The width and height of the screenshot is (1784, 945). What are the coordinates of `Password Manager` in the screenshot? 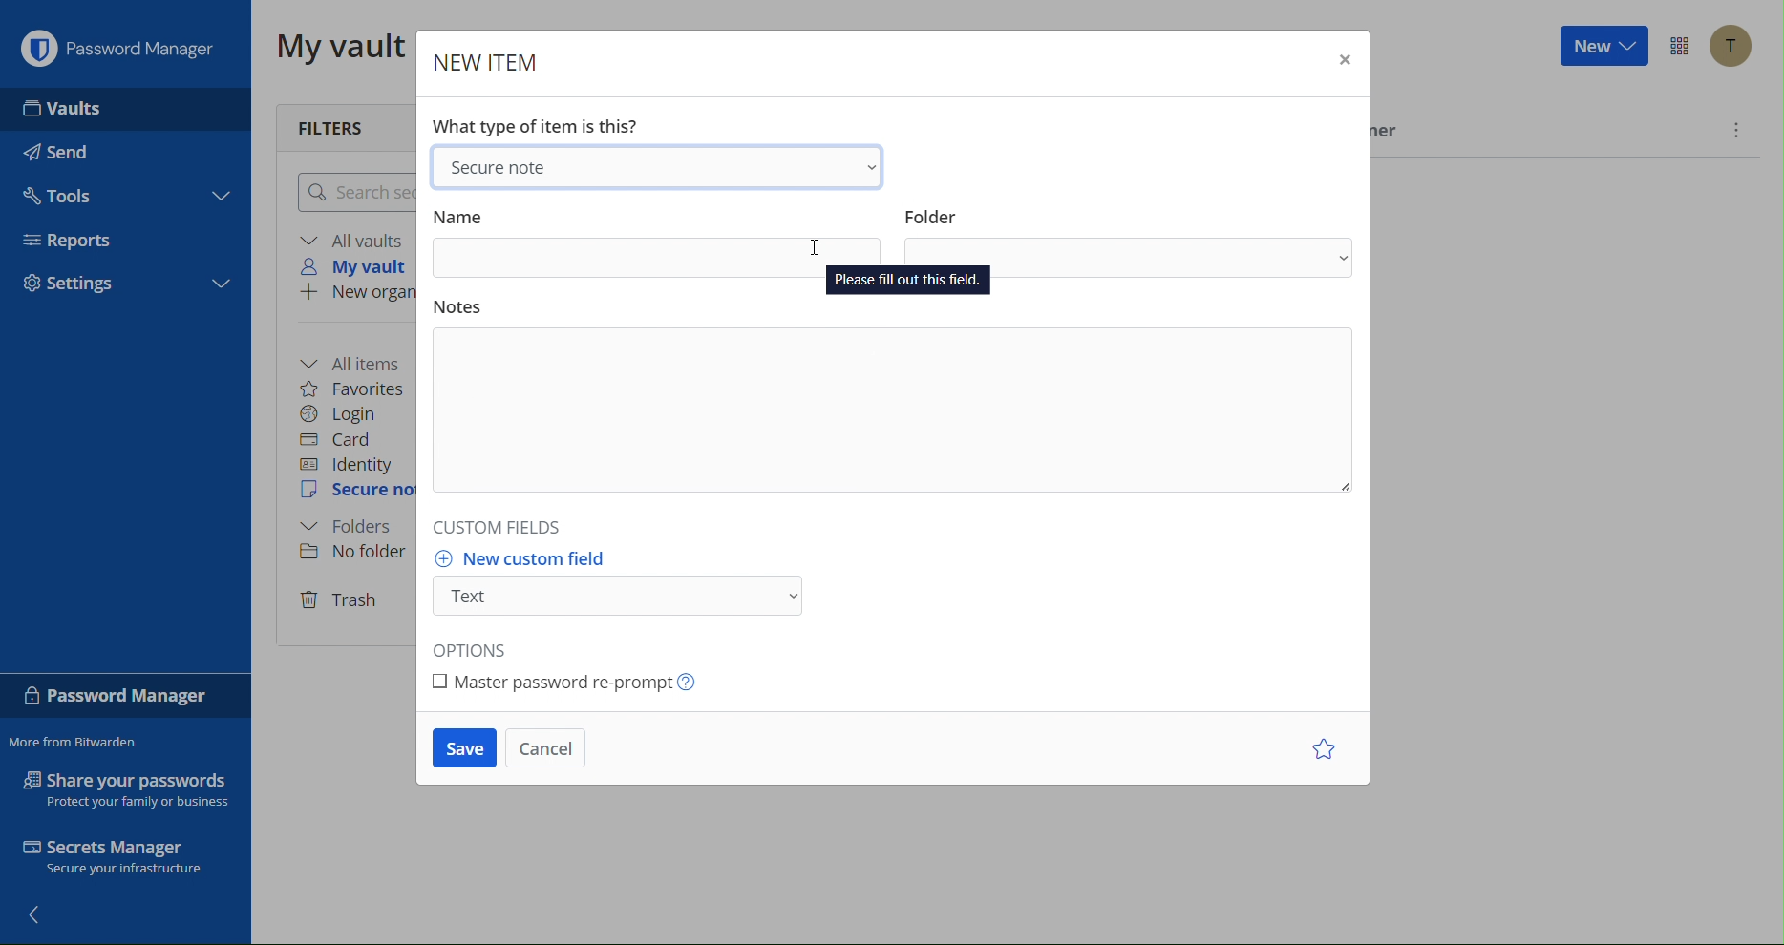 It's located at (119, 45).